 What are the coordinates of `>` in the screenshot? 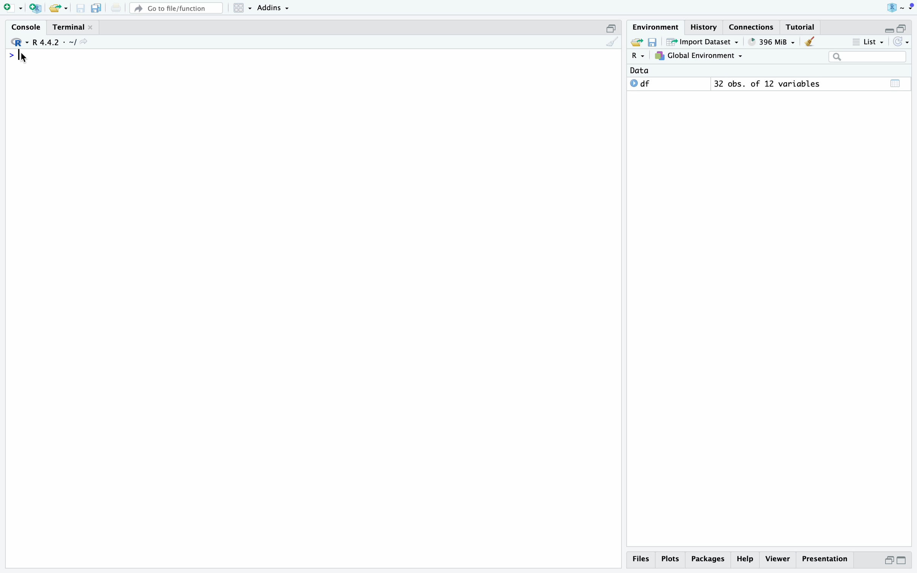 It's located at (11, 56).